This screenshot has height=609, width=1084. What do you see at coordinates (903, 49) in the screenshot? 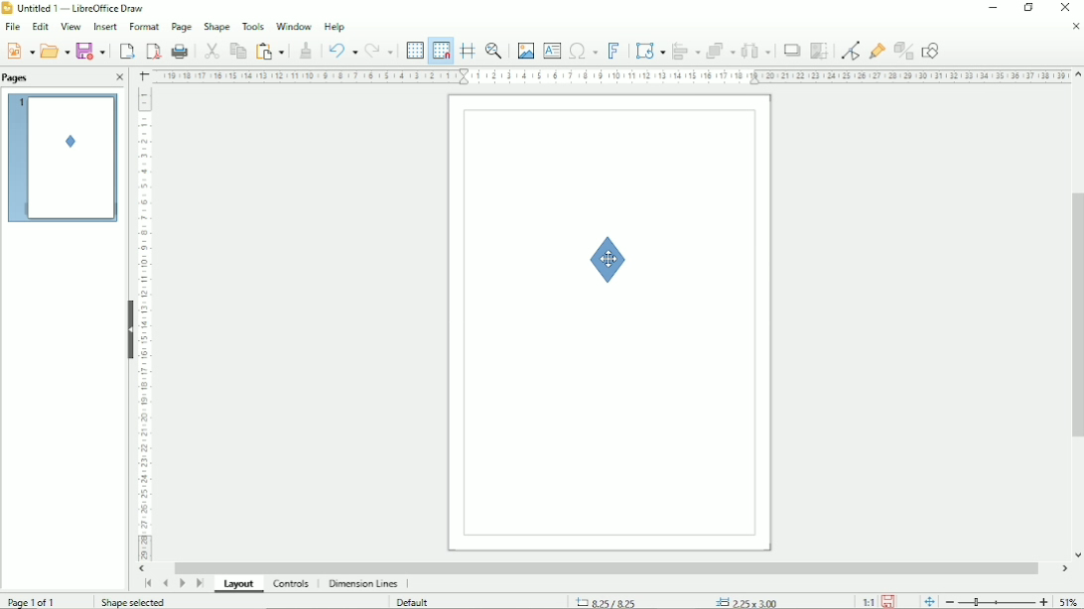
I see `Toggle extrusion` at bounding box center [903, 49].